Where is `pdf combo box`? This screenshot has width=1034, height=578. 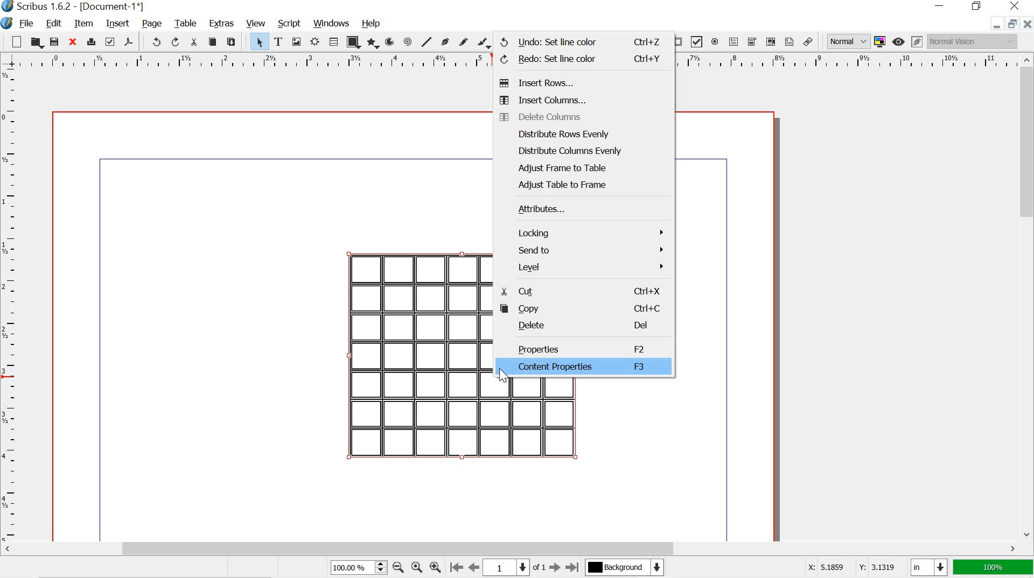
pdf combo box is located at coordinates (752, 42).